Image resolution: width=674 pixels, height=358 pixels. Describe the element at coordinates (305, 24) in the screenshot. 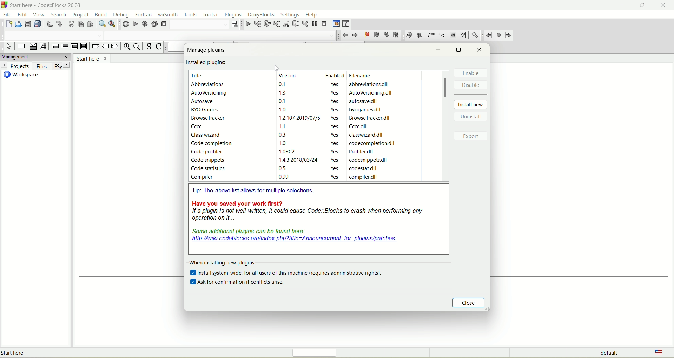

I see `step into instructions` at that location.